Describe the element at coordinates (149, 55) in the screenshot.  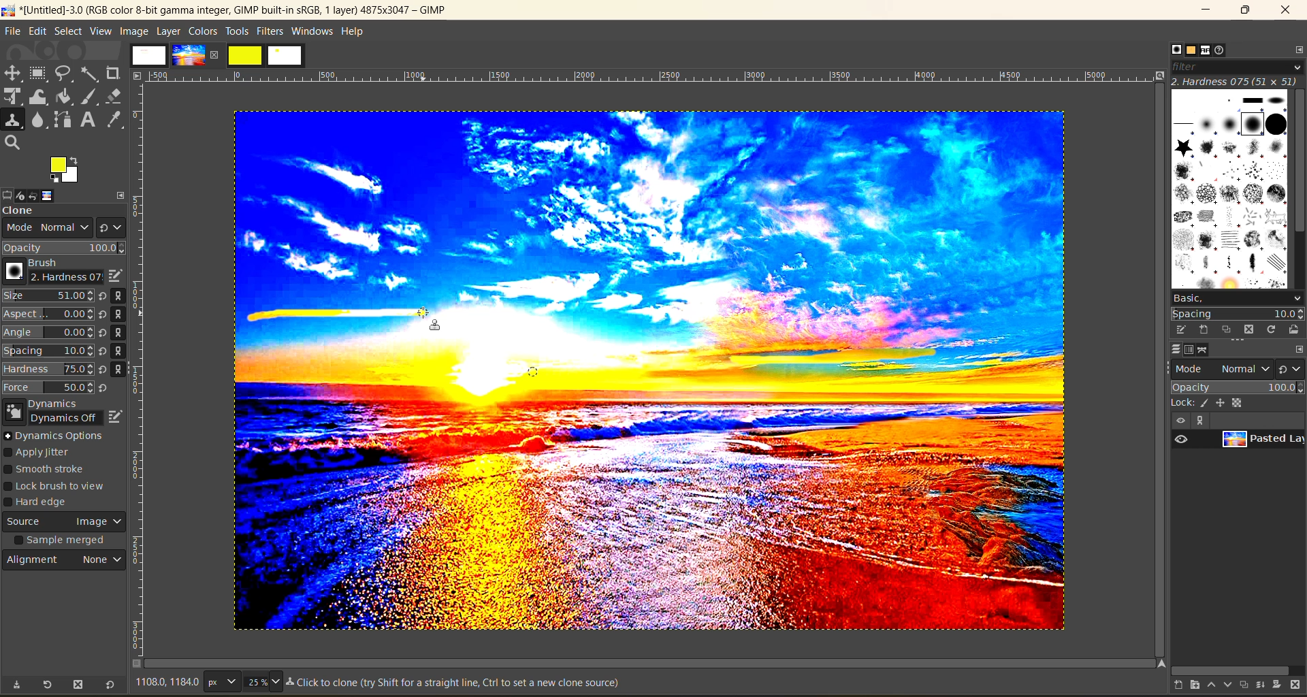
I see `images` at that location.